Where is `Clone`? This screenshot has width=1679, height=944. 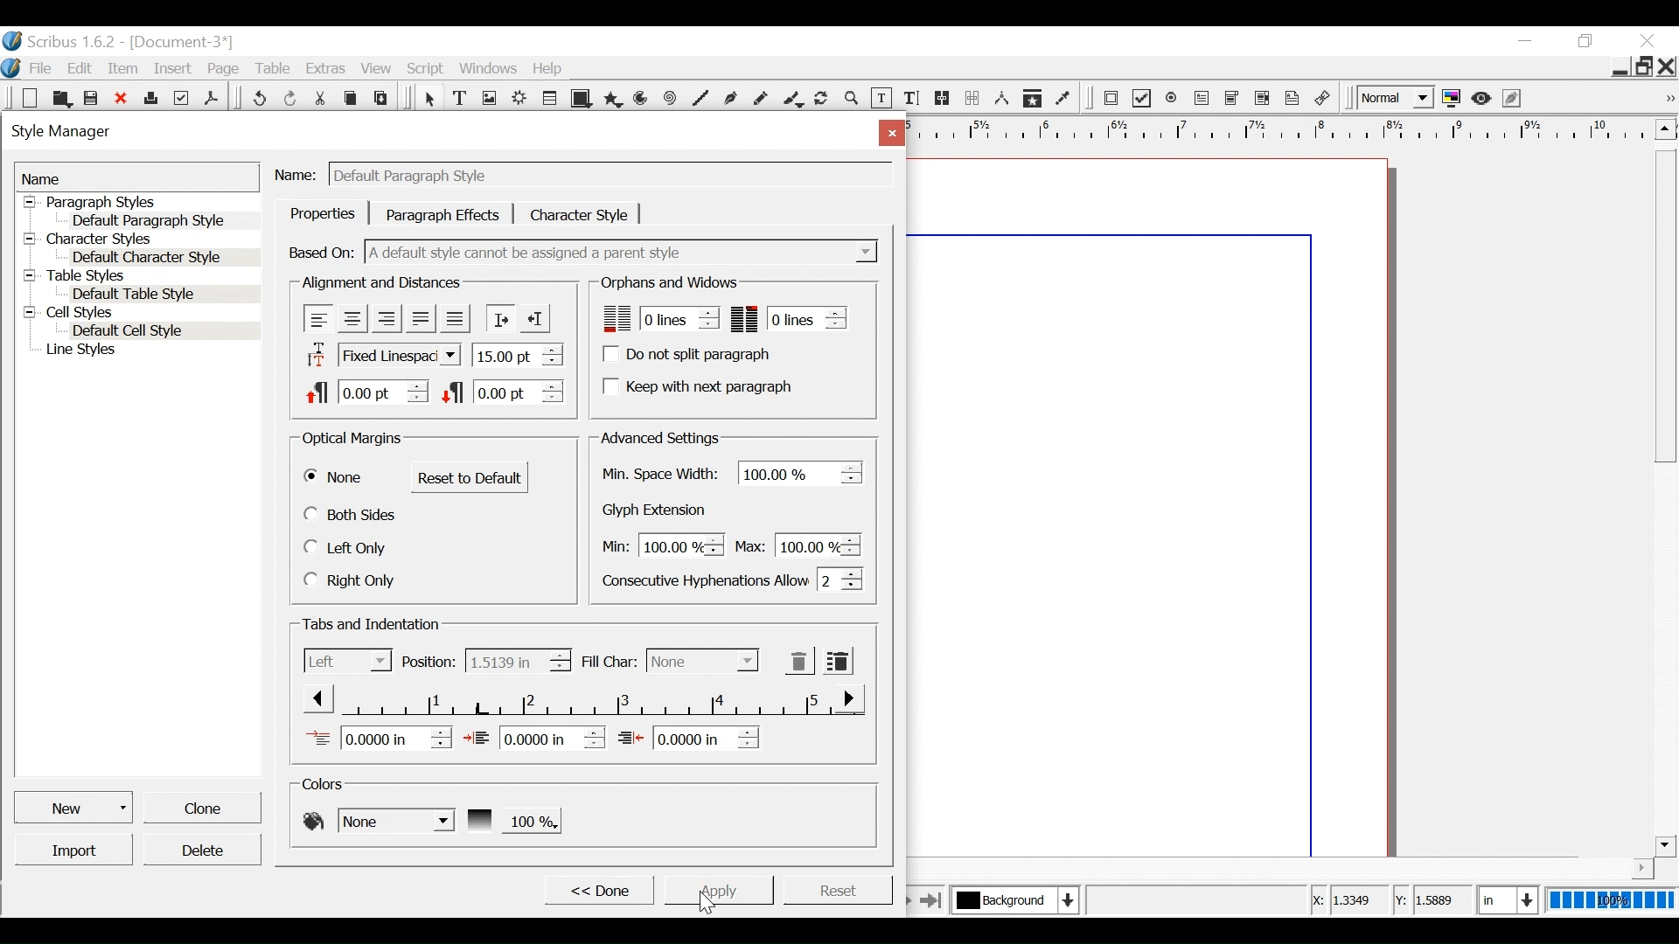 Clone is located at coordinates (200, 806).